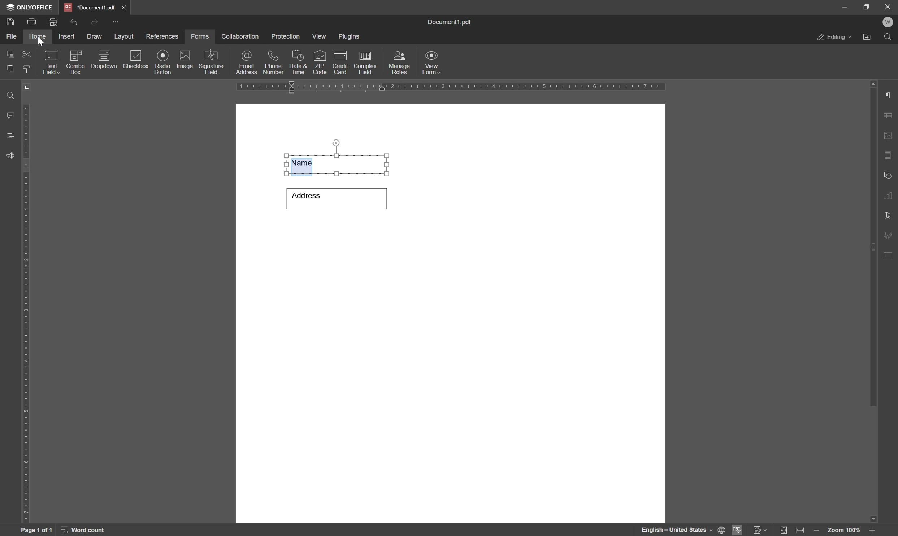  I want to click on *document1.pdf, so click(89, 7).